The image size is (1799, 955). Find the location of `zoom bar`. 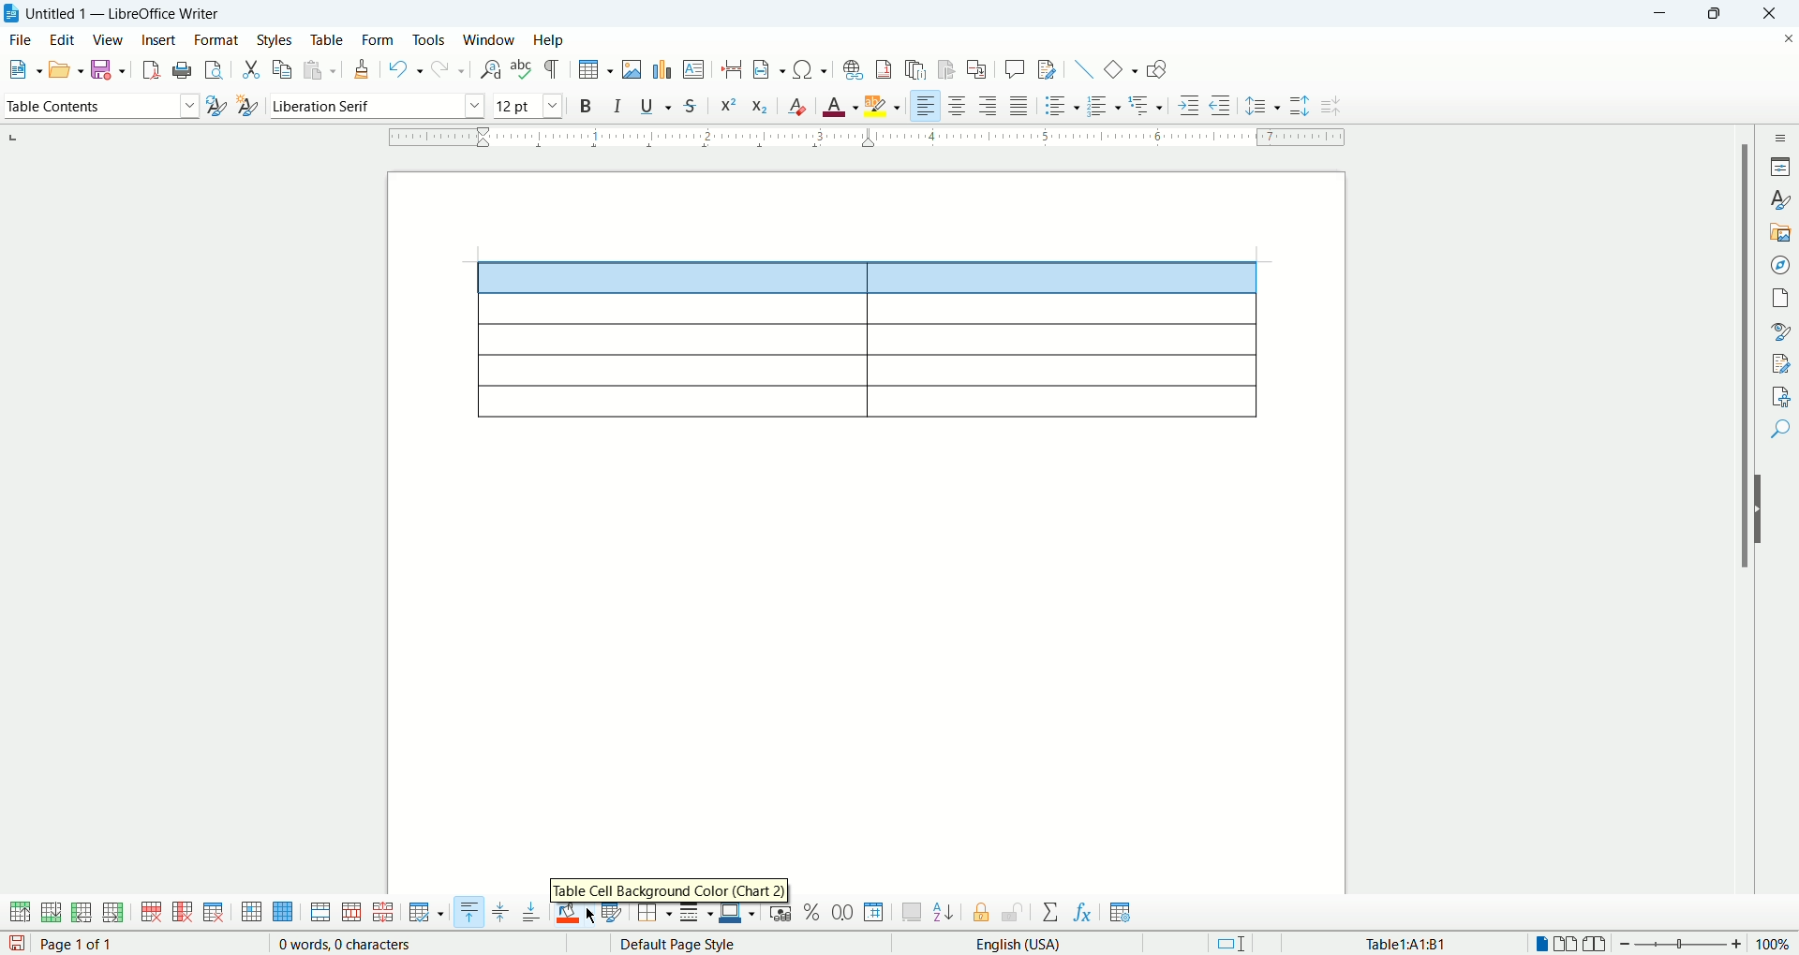

zoom bar is located at coordinates (1683, 945).